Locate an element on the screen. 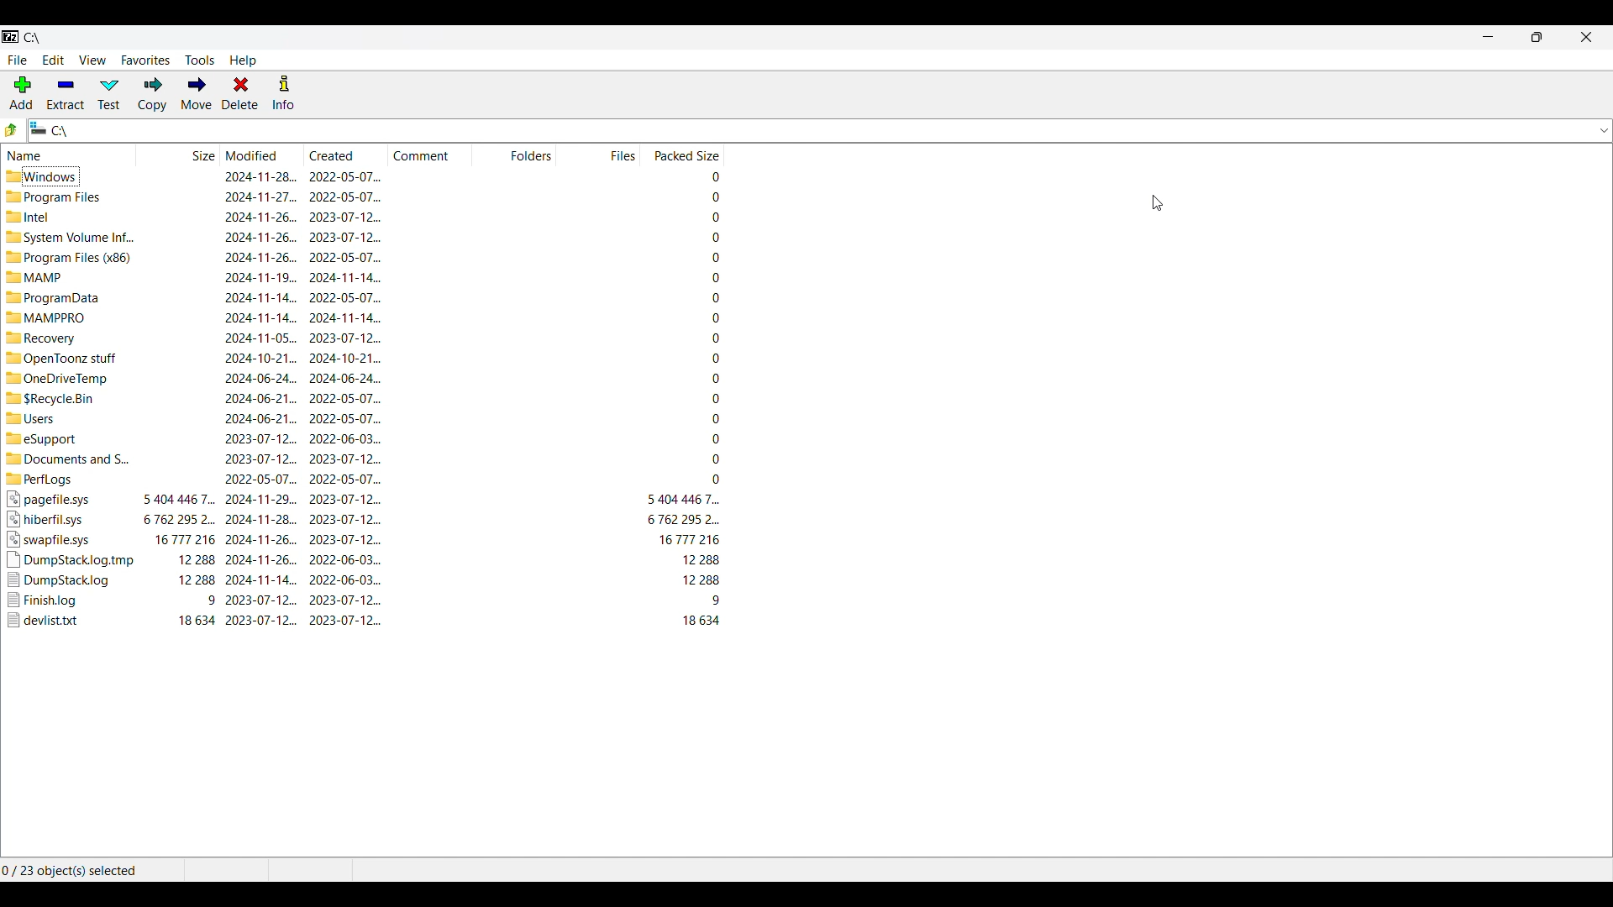  Add is located at coordinates (22, 93).